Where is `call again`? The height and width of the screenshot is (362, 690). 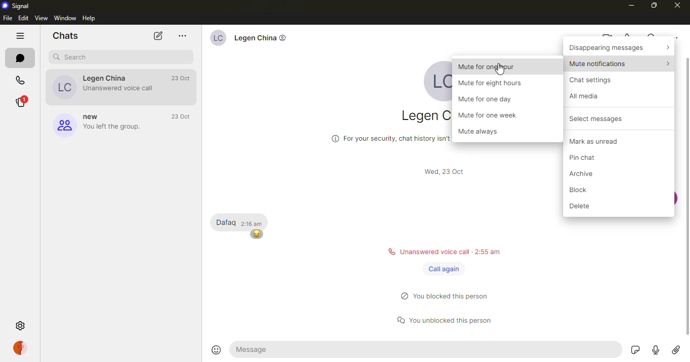 call again is located at coordinates (443, 269).